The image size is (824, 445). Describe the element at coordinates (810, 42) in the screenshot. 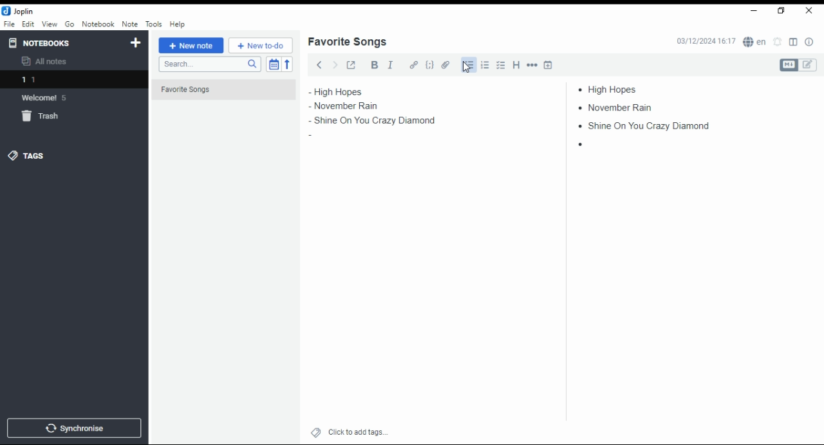

I see `note properties` at that location.